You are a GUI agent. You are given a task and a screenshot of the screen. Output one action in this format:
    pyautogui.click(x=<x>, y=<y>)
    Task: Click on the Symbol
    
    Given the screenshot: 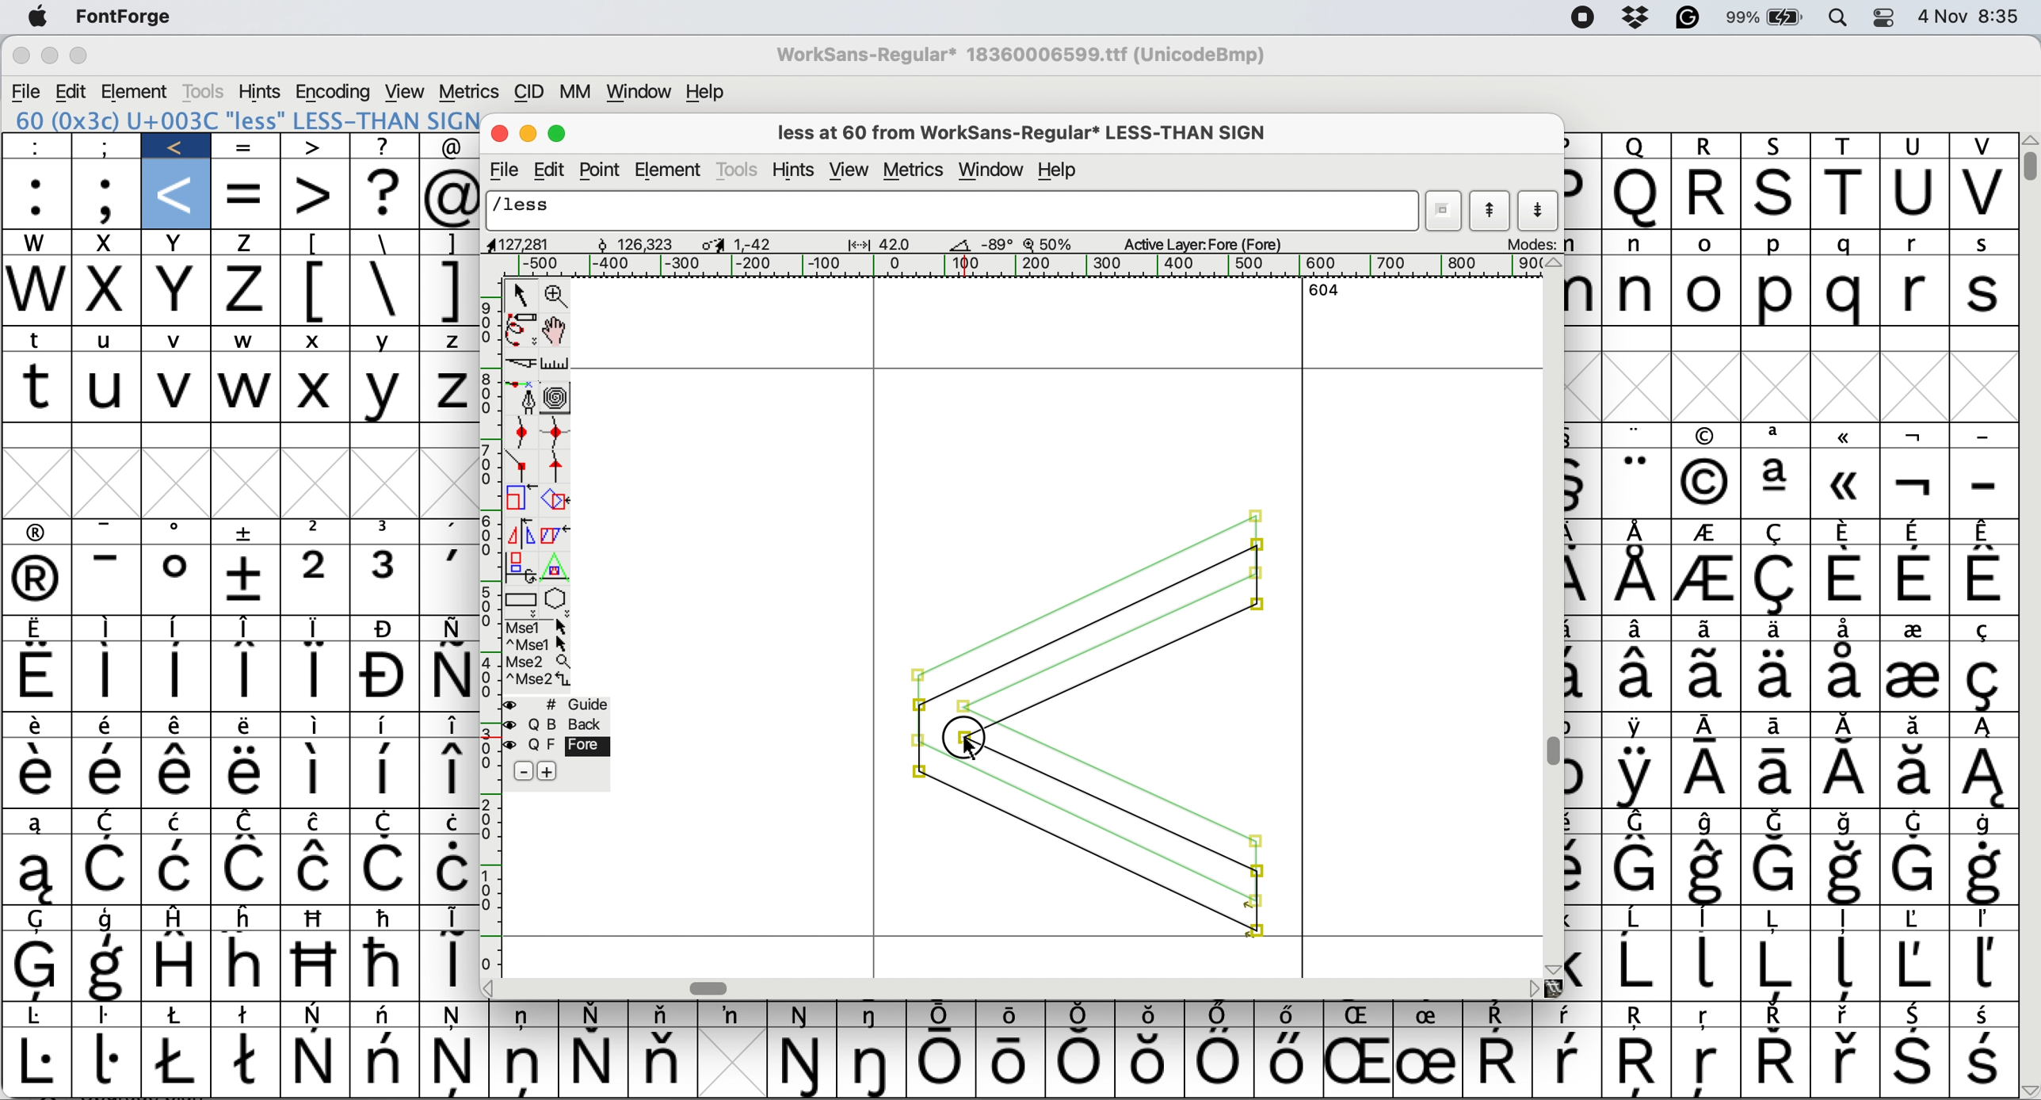 What is the action you would take?
    pyautogui.click(x=1915, y=872)
    